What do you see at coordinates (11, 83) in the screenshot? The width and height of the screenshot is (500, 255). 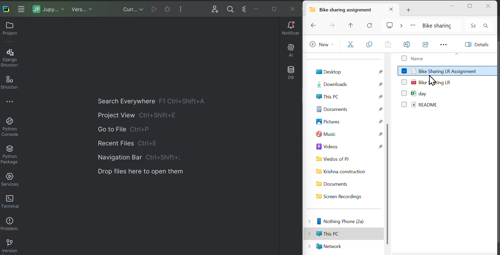 I see `Structure` at bounding box center [11, 83].